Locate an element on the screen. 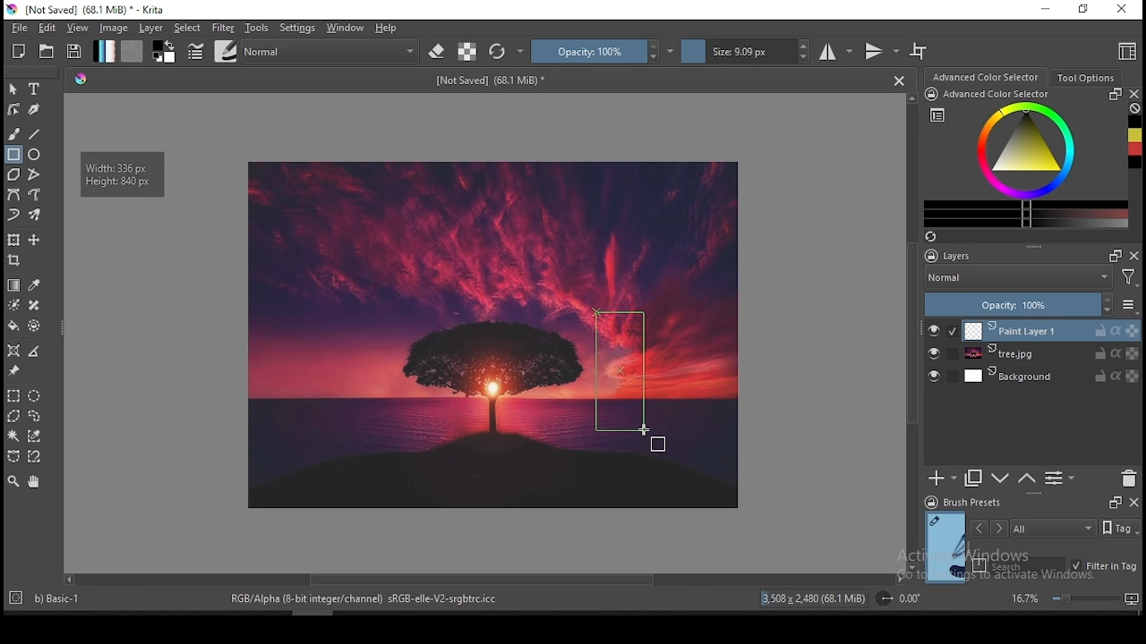 This screenshot has height=644, width=1146. active shape is located at coordinates (620, 372).